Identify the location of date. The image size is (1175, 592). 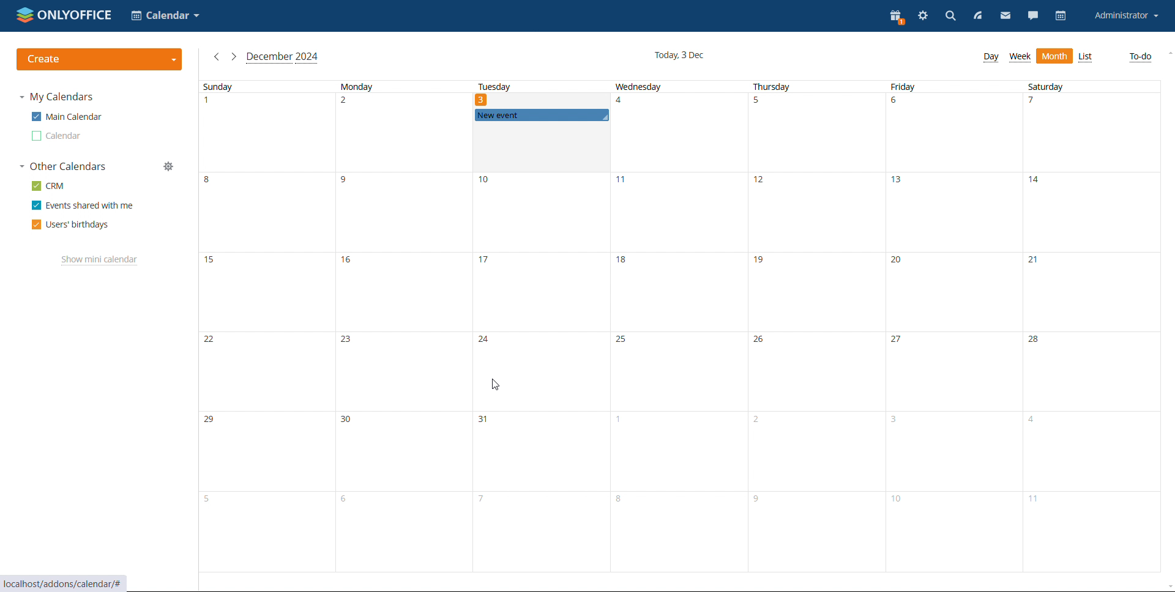
(1090, 371).